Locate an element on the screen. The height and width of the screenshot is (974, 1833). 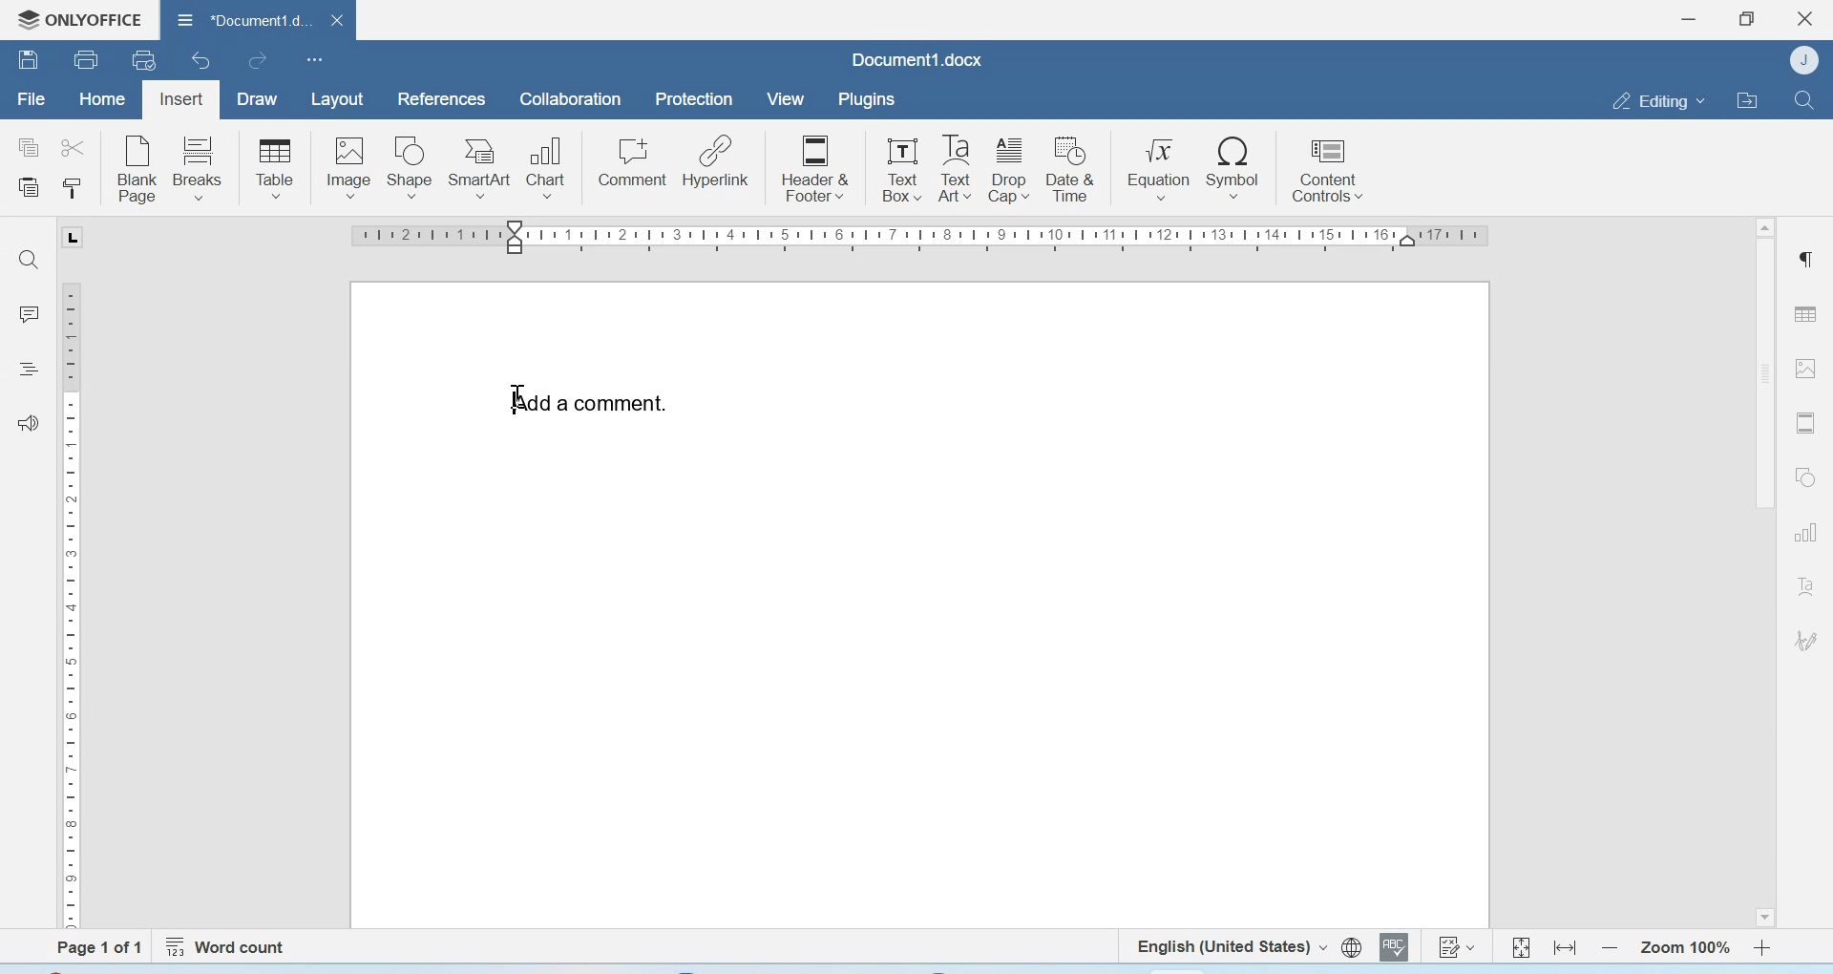
Headings is located at coordinates (28, 371).